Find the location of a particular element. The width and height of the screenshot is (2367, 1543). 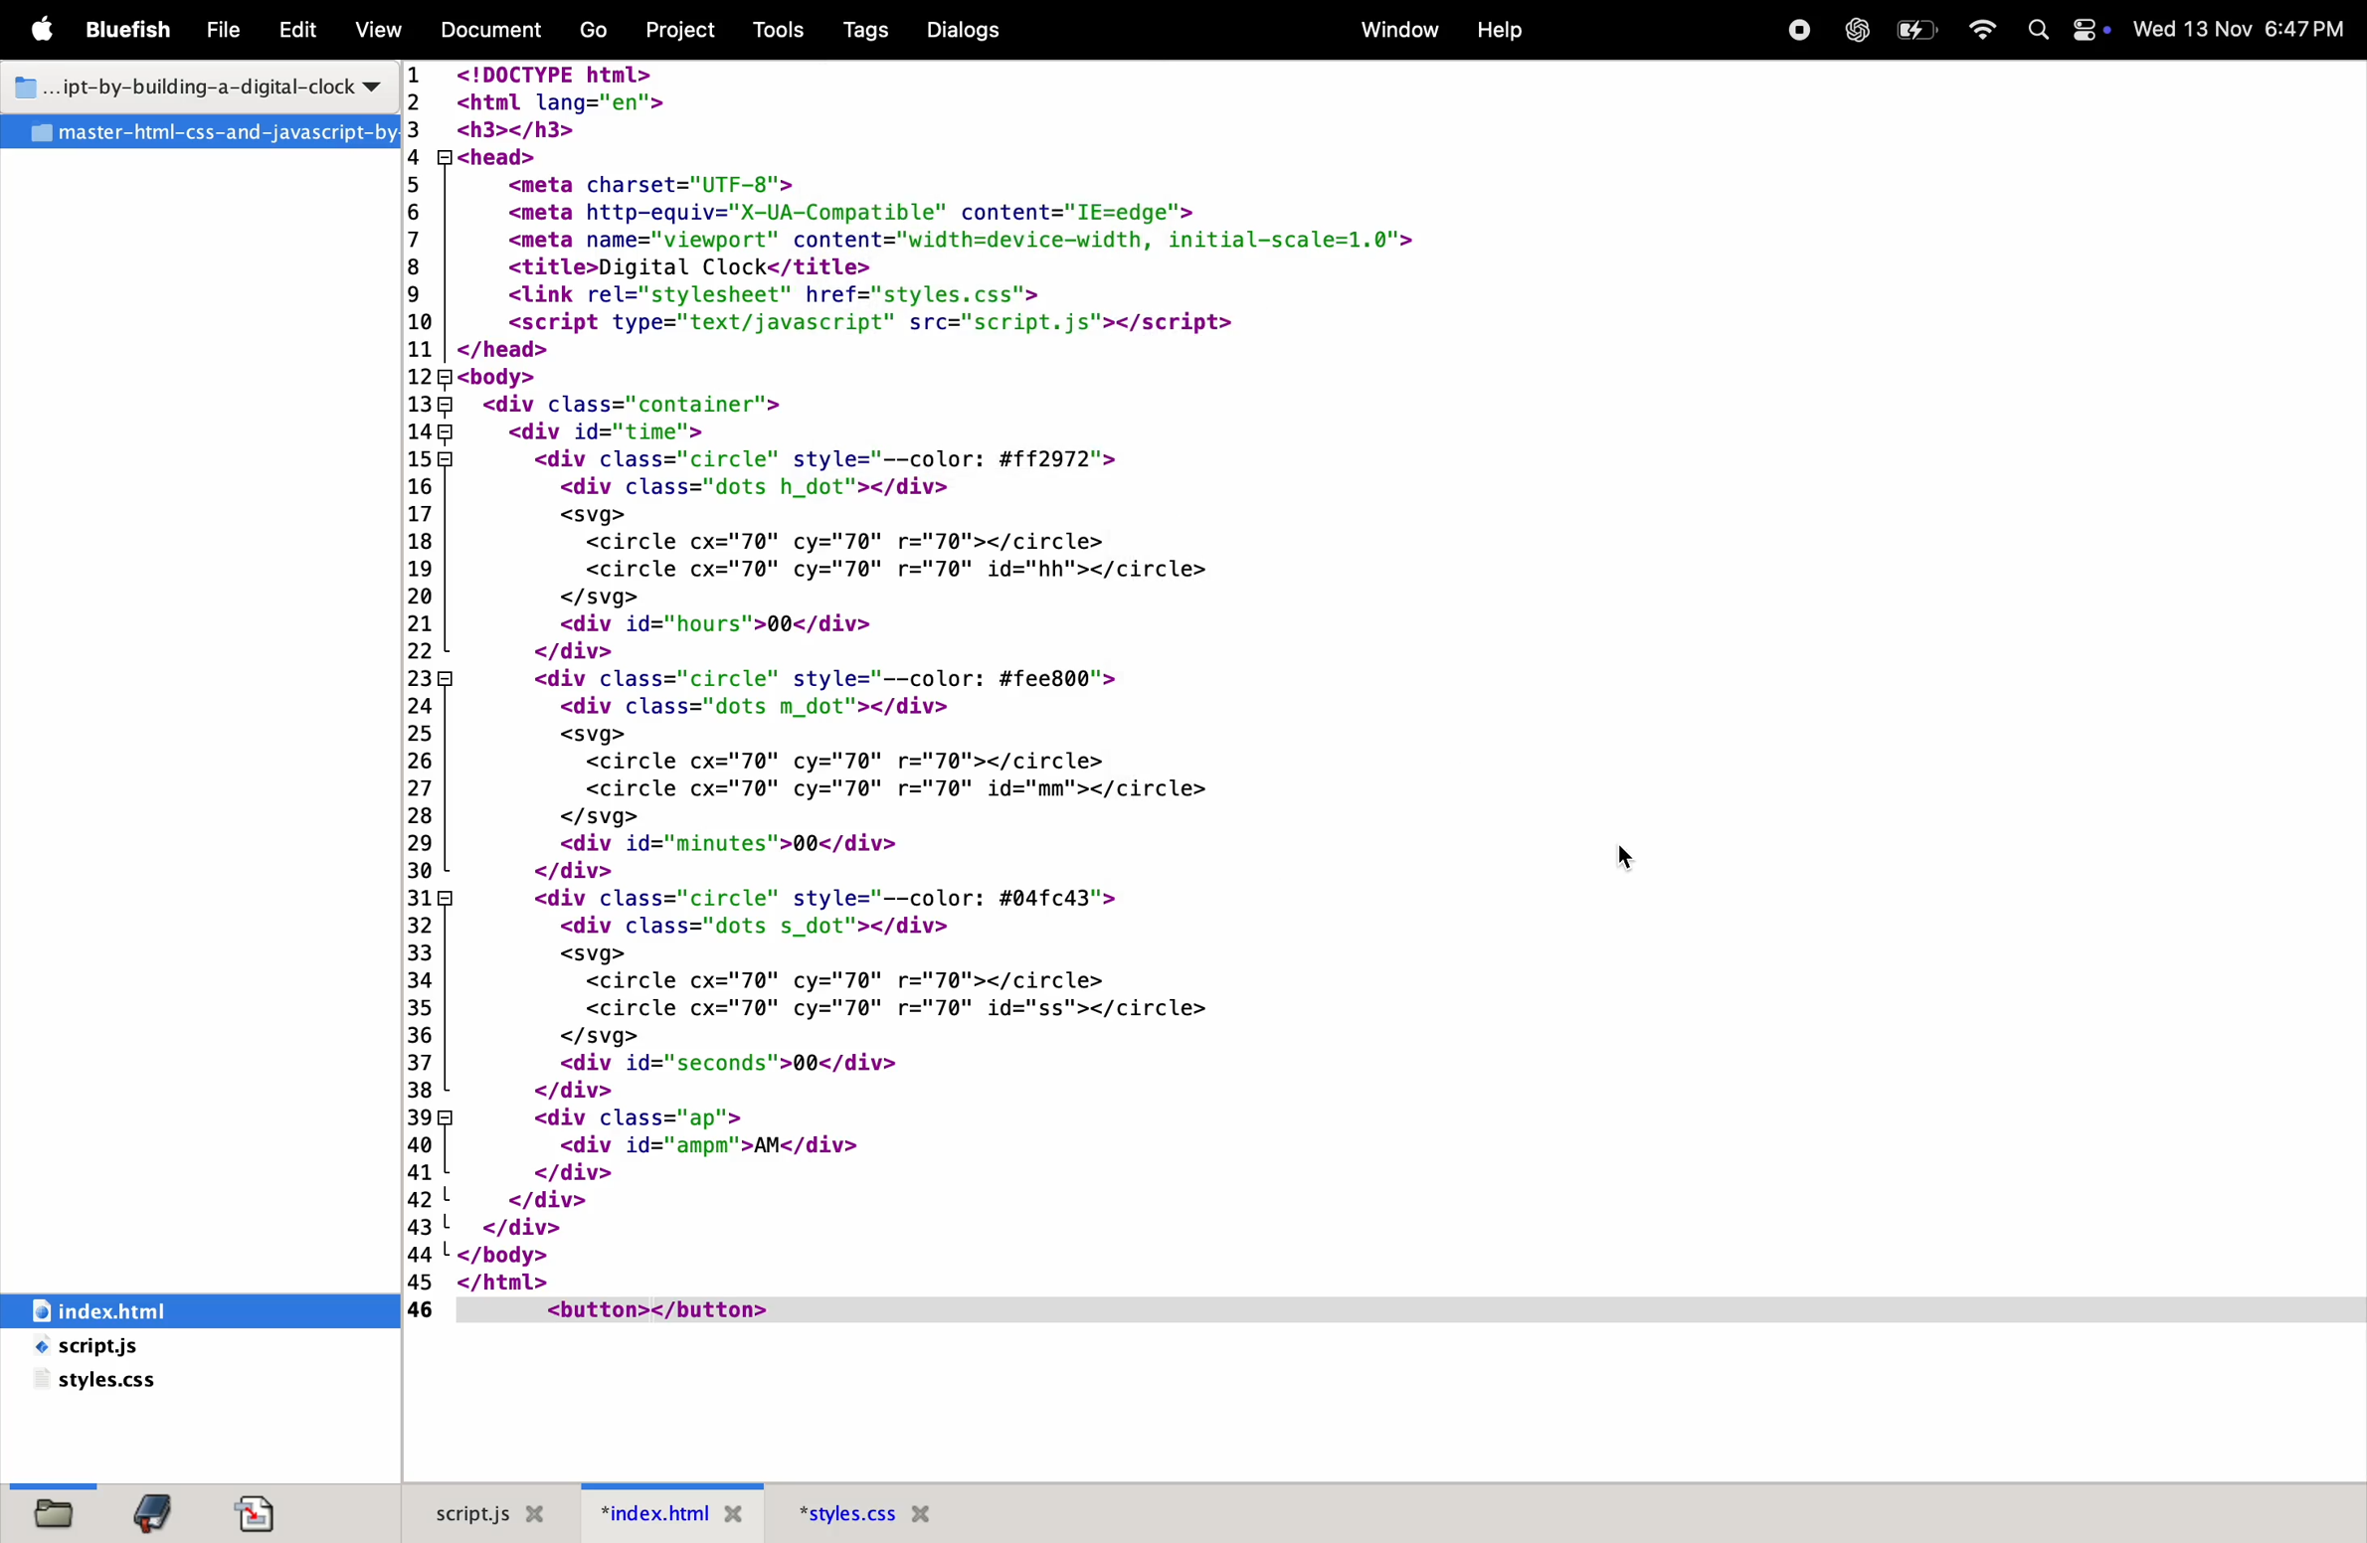

Edit is located at coordinates (299, 27).